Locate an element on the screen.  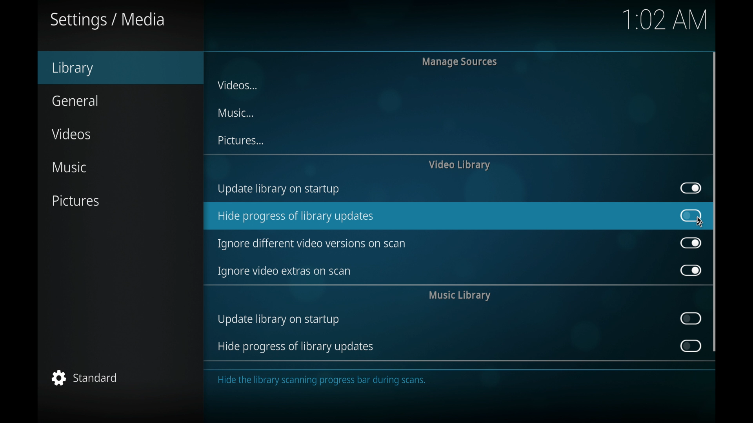
toggle button is located at coordinates (690, 318).